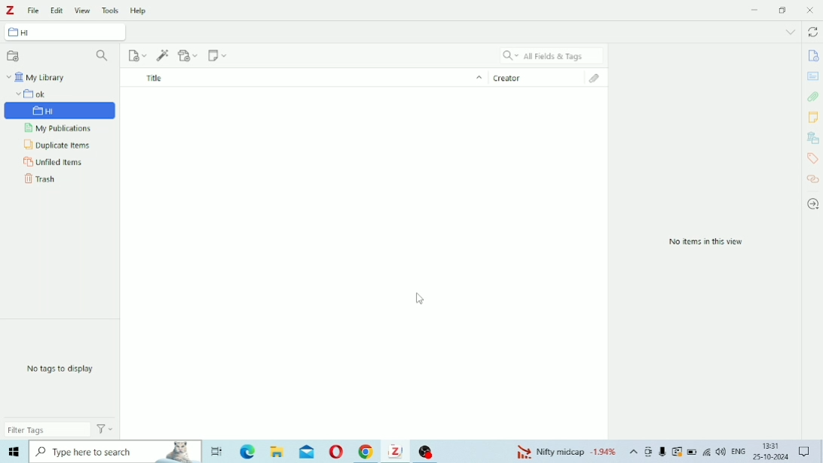 The height and width of the screenshot is (463, 823). What do you see at coordinates (189, 55) in the screenshot?
I see `Add Attachment` at bounding box center [189, 55].